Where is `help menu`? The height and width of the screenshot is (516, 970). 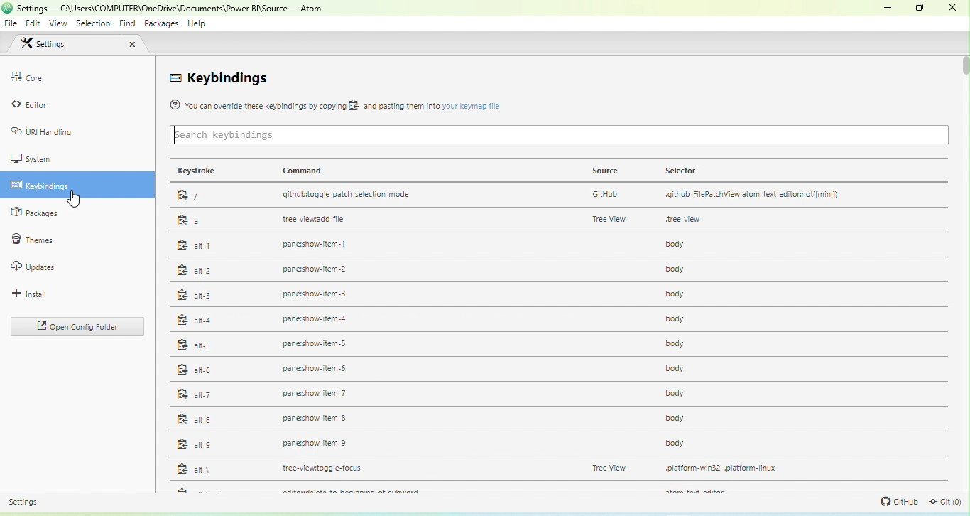
help menu is located at coordinates (196, 23).